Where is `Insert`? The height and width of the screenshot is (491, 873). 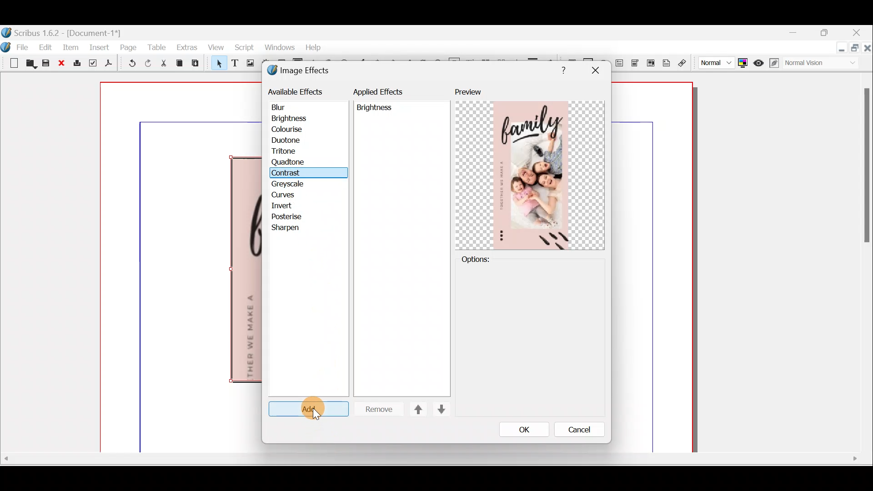
Insert is located at coordinates (100, 47).